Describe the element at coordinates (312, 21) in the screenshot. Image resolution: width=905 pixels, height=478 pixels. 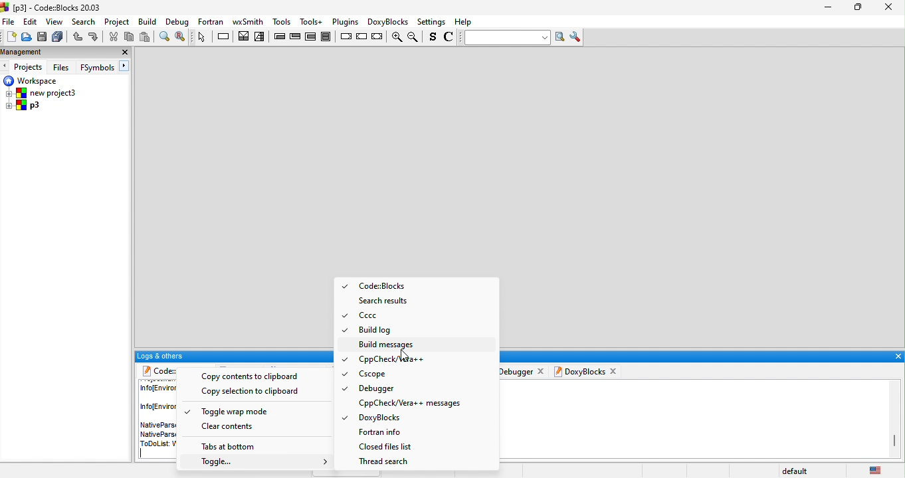
I see `tools` at that location.